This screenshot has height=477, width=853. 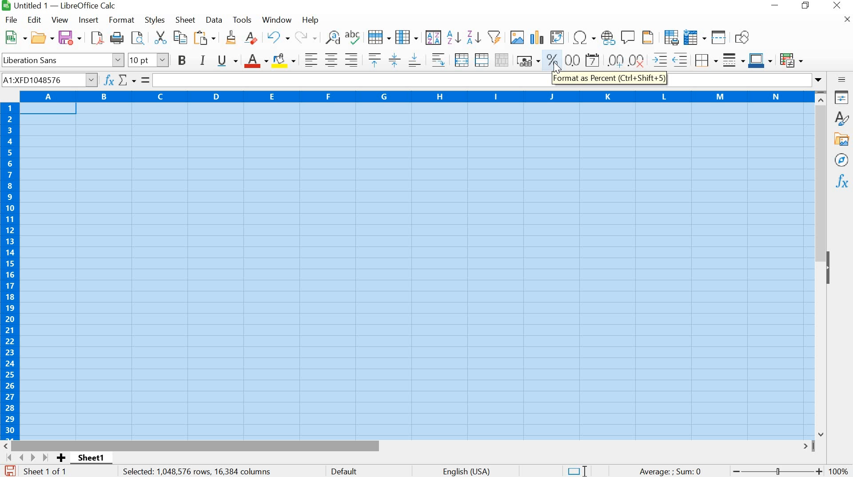 I want to click on formula, so click(x=144, y=80).